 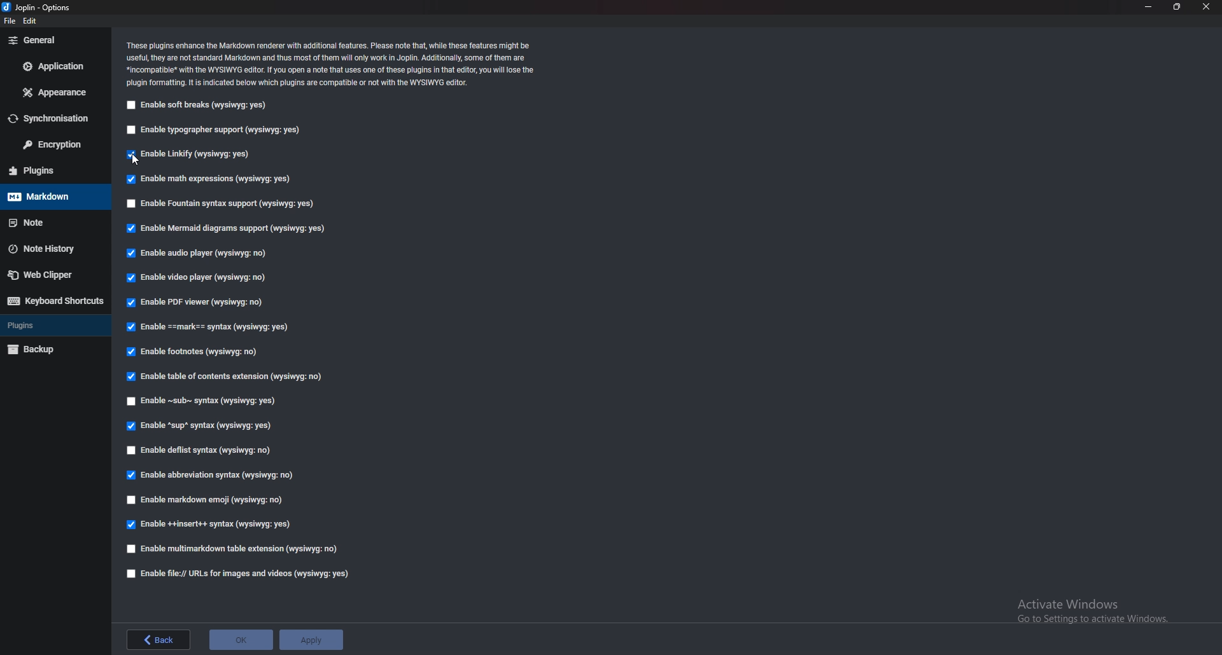 What do you see at coordinates (200, 403) in the screenshot?
I see `enable Sub syntax` at bounding box center [200, 403].